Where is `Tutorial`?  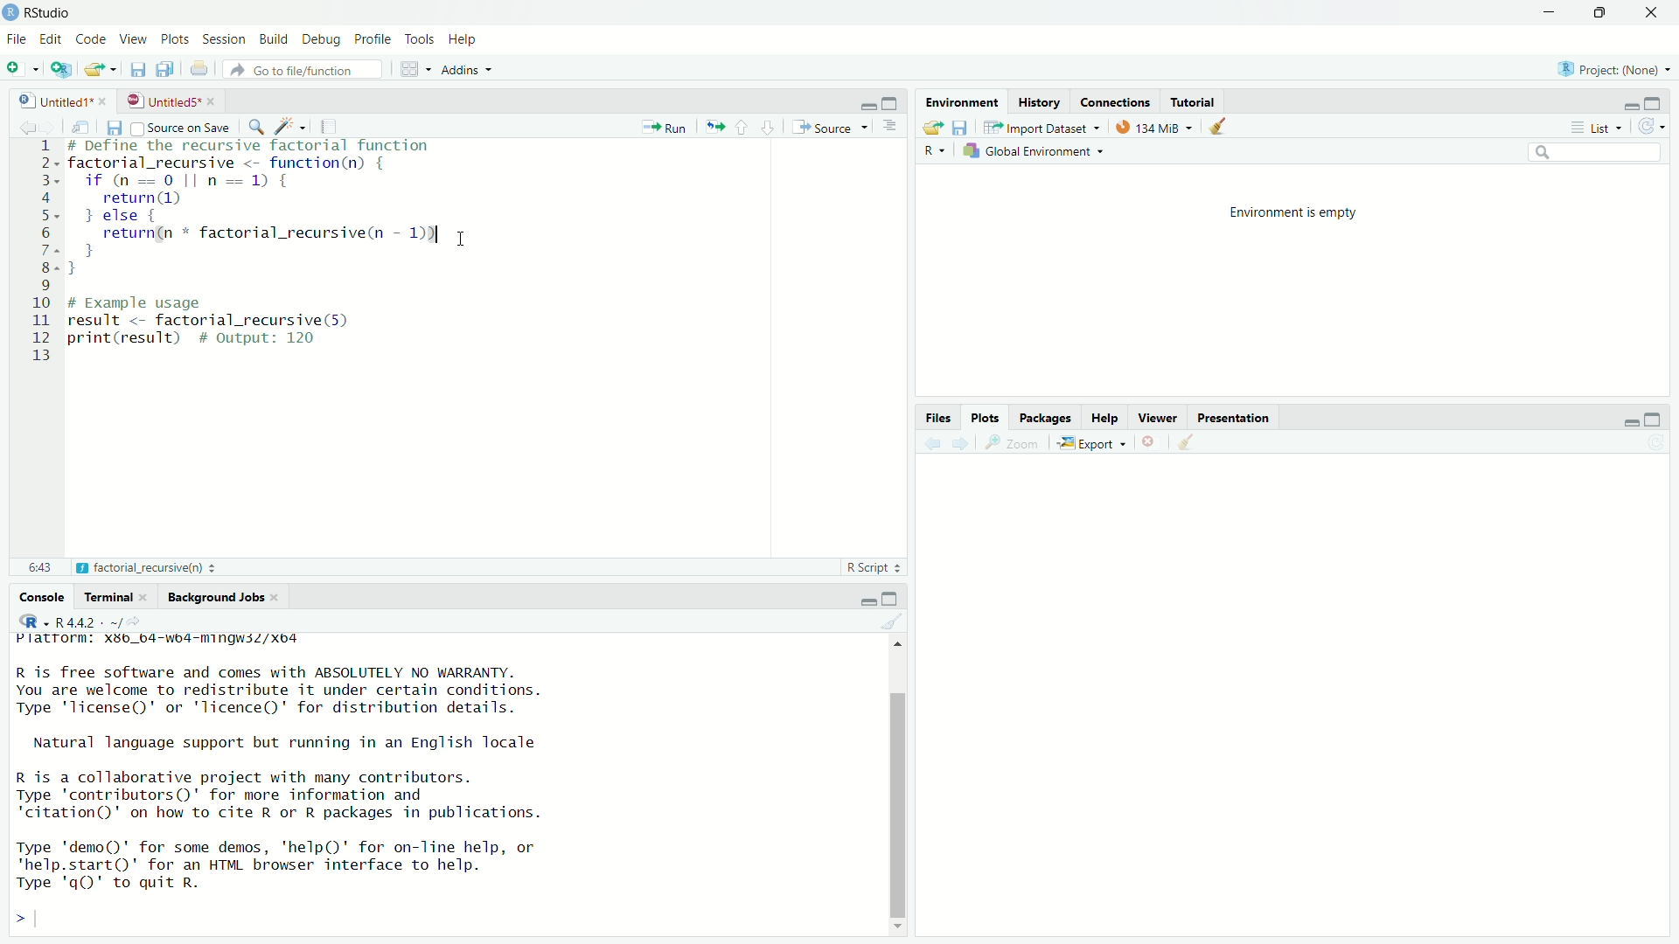
Tutorial is located at coordinates (1196, 99).